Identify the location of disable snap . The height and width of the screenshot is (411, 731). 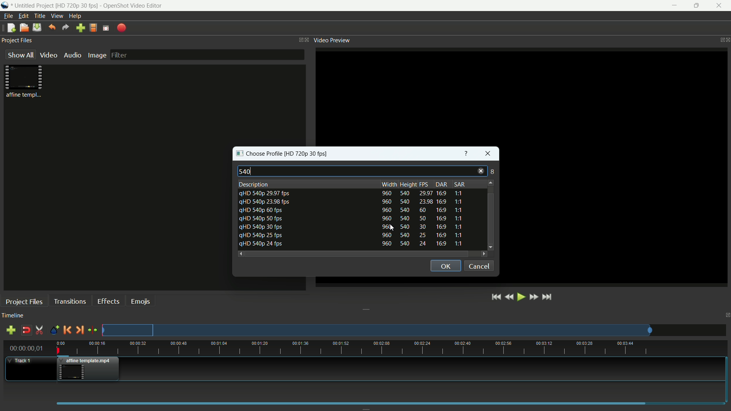
(26, 331).